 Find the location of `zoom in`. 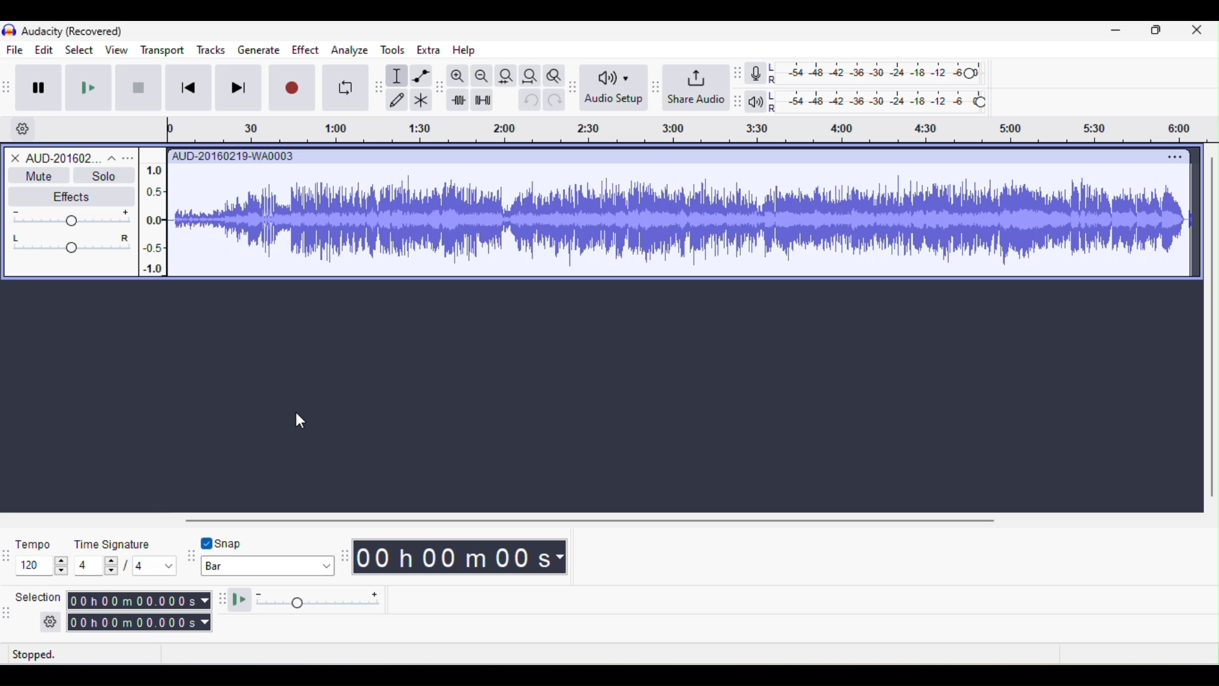

zoom in is located at coordinates (458, 76).